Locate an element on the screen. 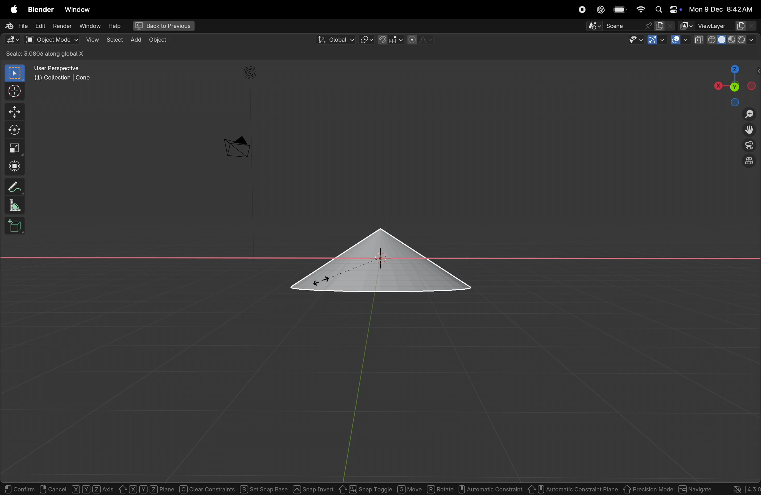 Image resolution: width=761 pixels, height=495 pixels. proportional objects is located at coordinates (421, 40).